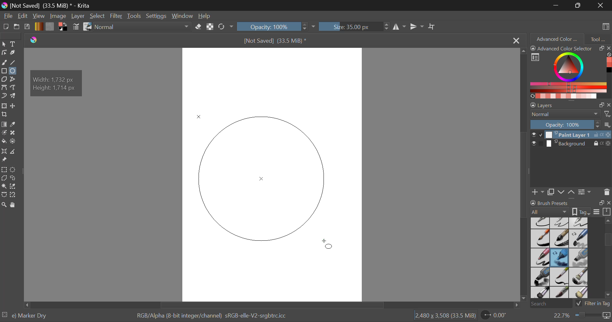 The image size is (612, 322). I want to click on Tool, so click(598, 38).